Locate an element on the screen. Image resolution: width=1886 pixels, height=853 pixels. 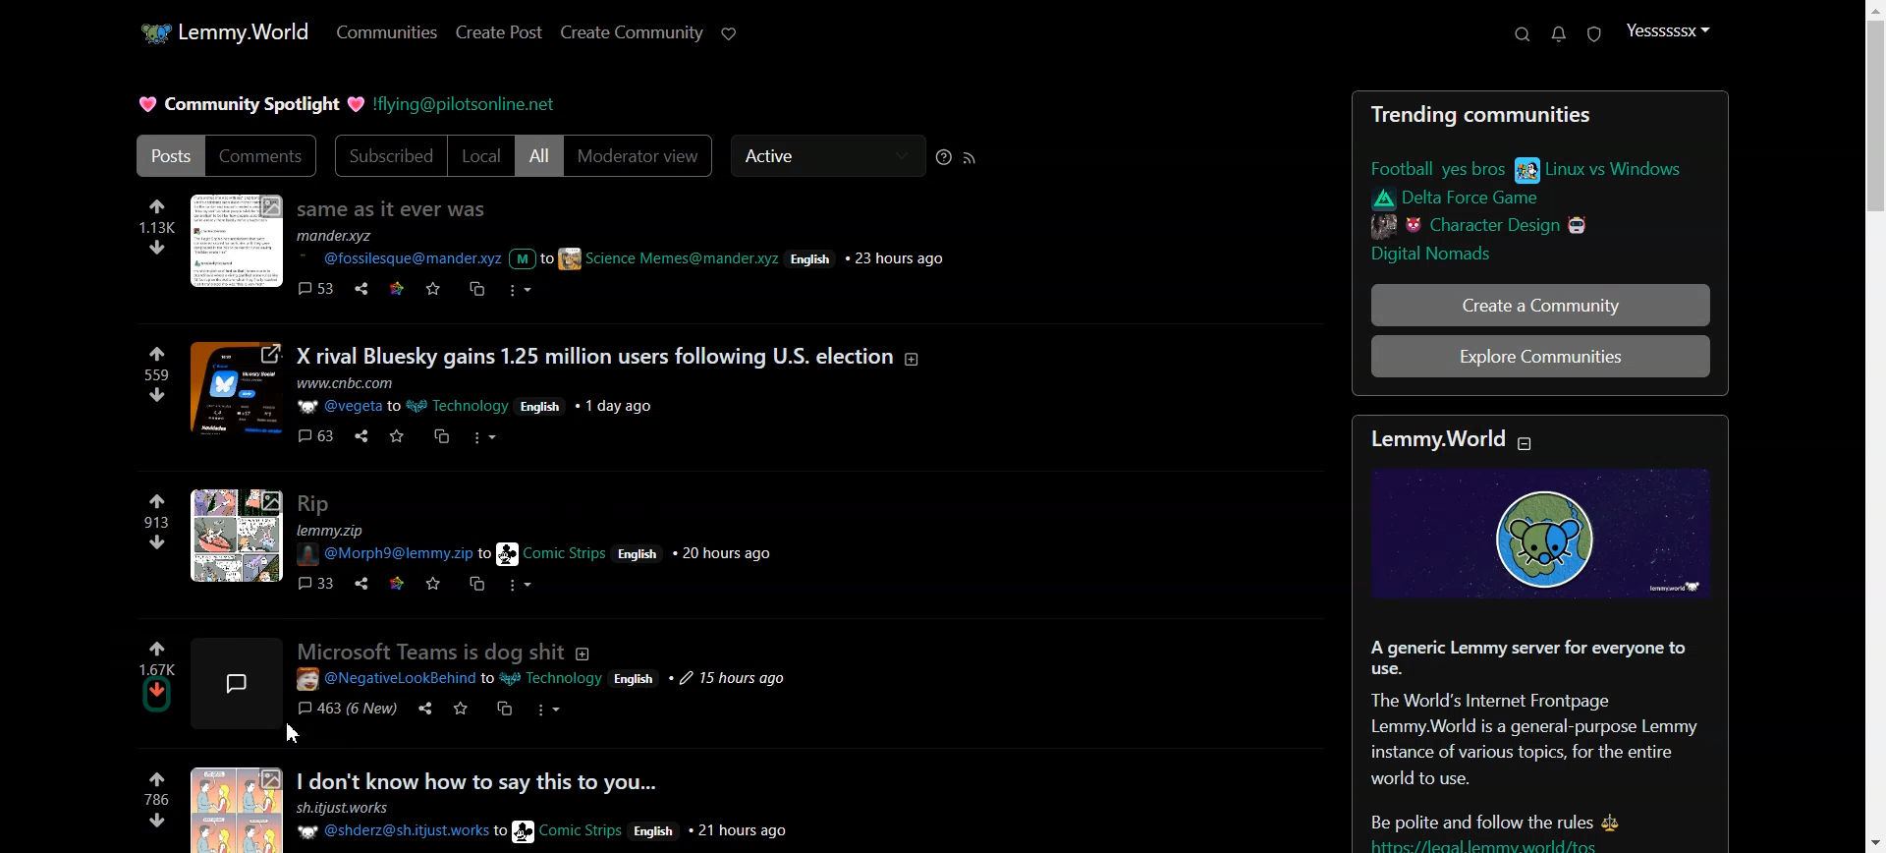
comments is located at coordinates (317, 583).